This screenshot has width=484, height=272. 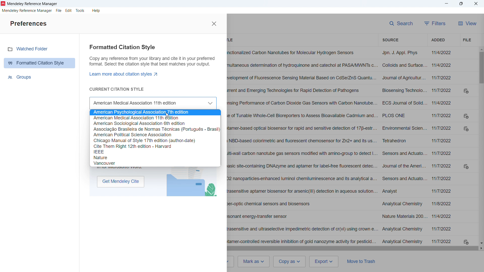 I want to click on search , so click(x=400, y=23).